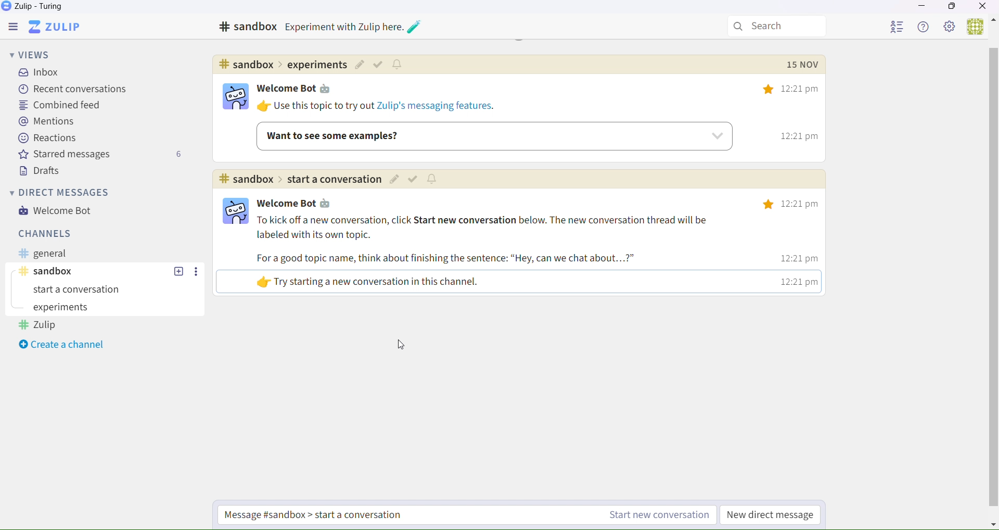  I want to click on Create a channel, so click(65, 345).